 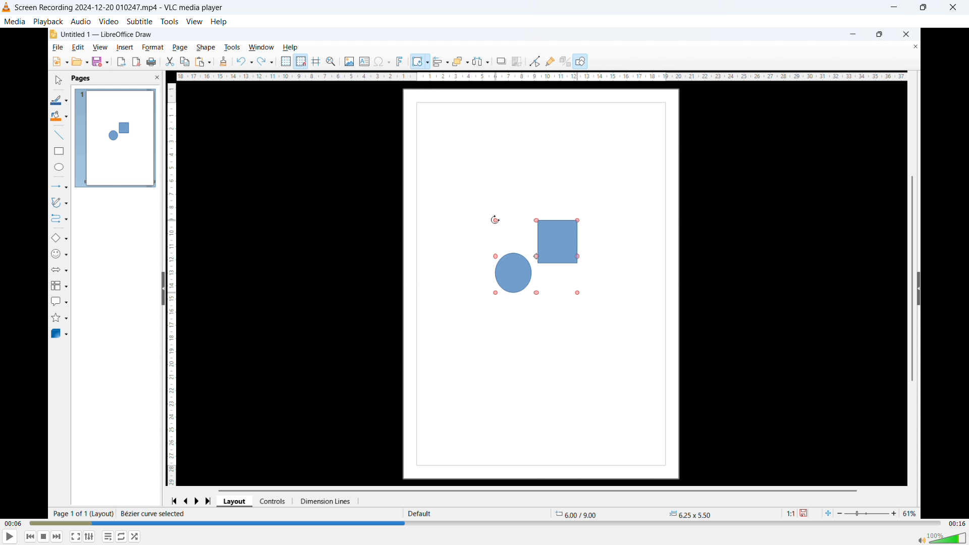 What do you see at coordinates (76, 536) in the screenshot?
I see `Full screen ` at bounding box center [76, 536].